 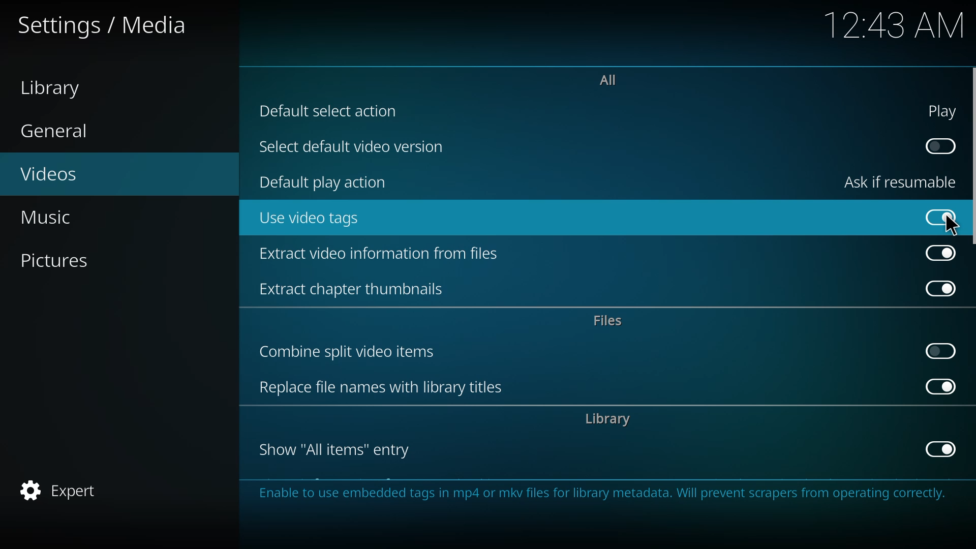 What do you see at coordinates (941, 289) in the screenshot?
I see `enabled` at bounding box center [941, 289].